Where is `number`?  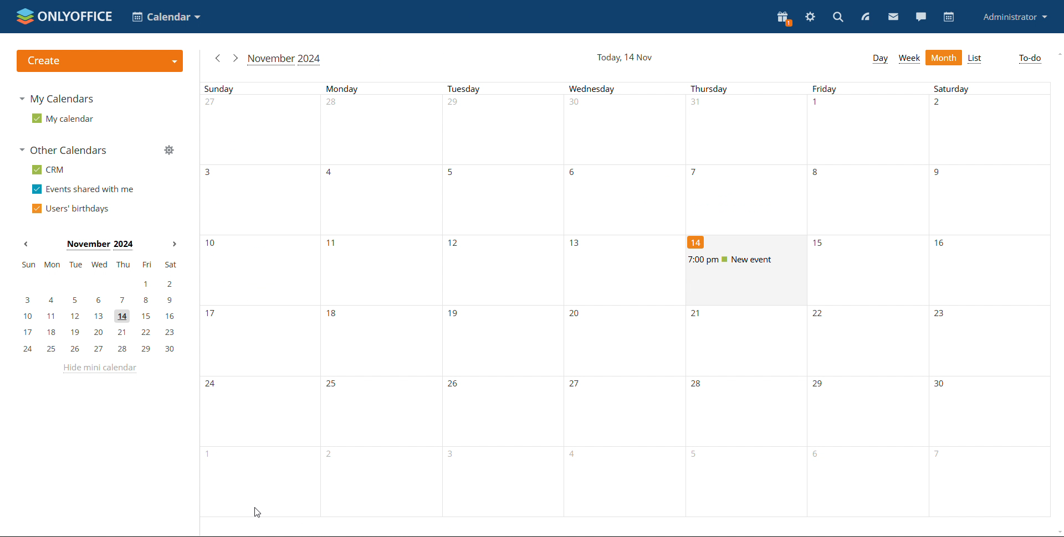 number is located at coordinates (216, 104).